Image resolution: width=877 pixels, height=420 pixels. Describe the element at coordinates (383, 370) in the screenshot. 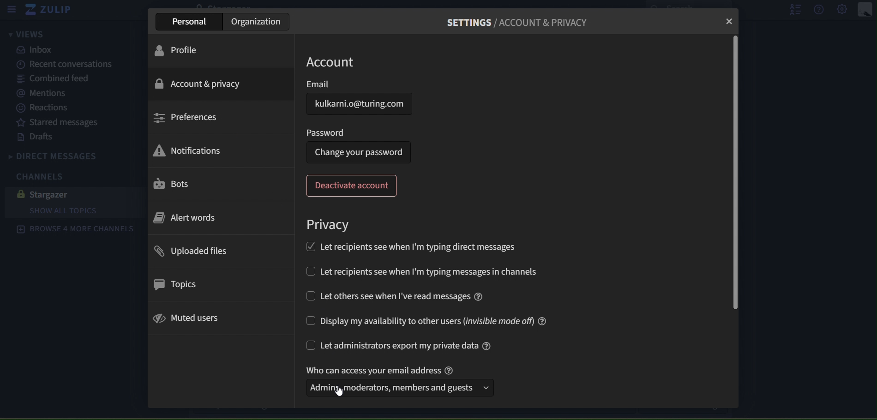

I see `who can access yr email address` at that location.